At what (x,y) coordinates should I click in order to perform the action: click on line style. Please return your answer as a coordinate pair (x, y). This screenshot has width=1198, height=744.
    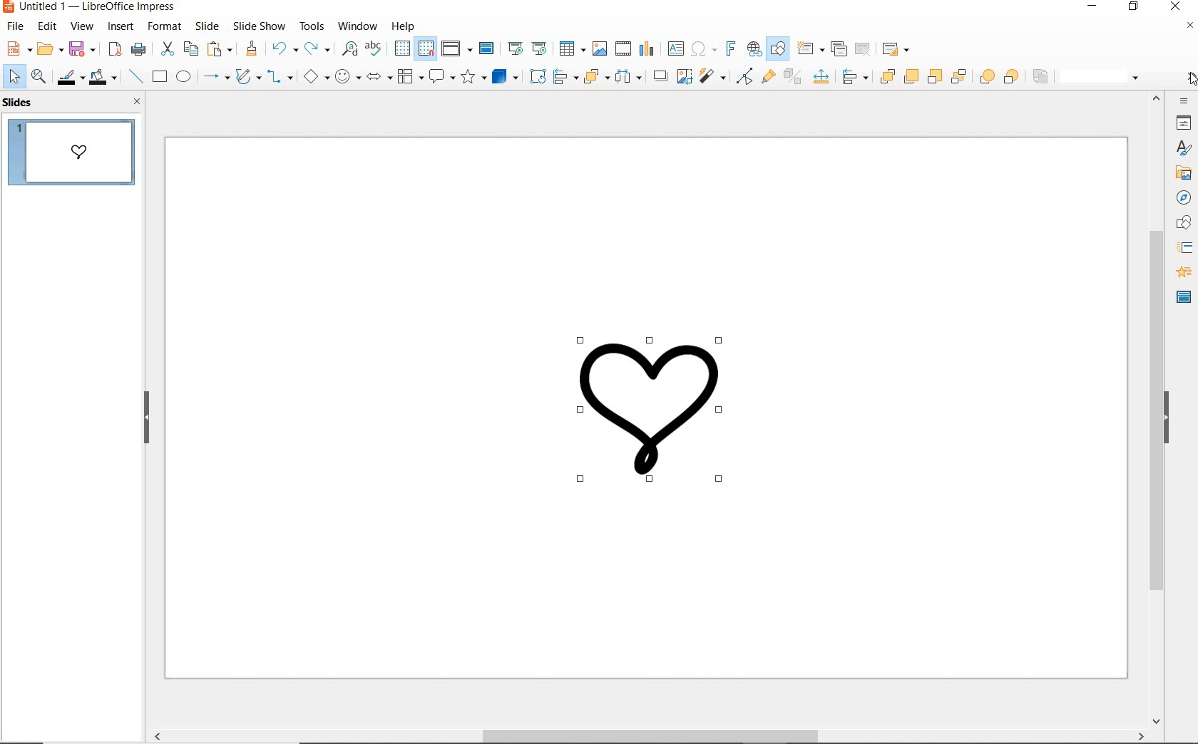
    Looking at the image, I should click on (1103, 78).